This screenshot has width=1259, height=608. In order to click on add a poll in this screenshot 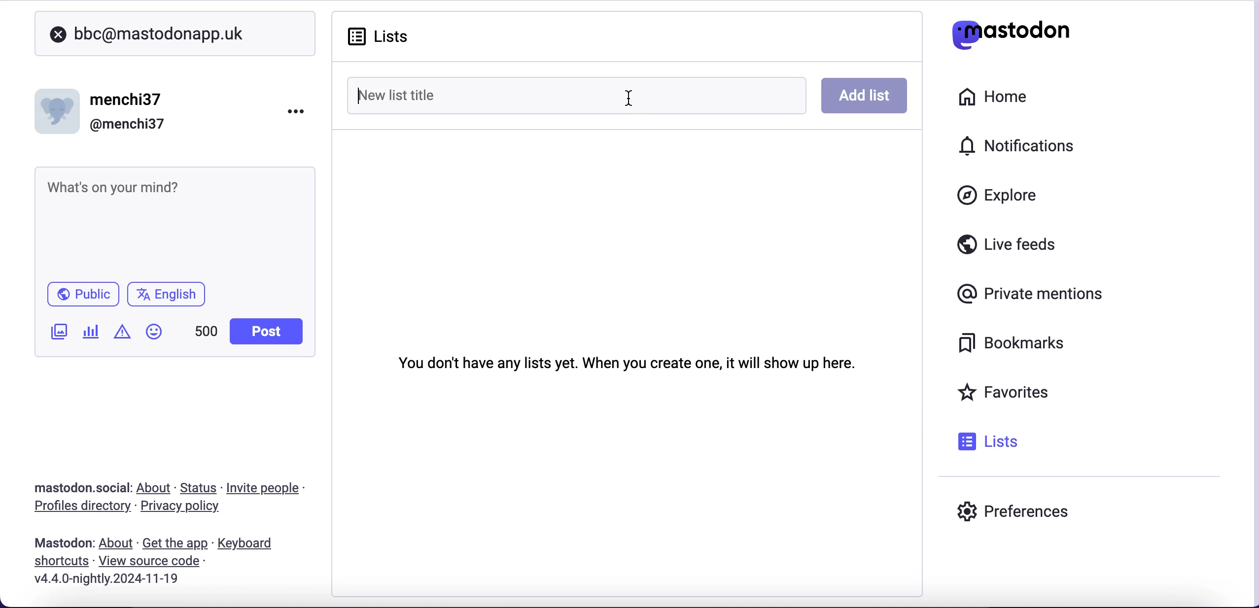, I will do `click(90, 335)`.